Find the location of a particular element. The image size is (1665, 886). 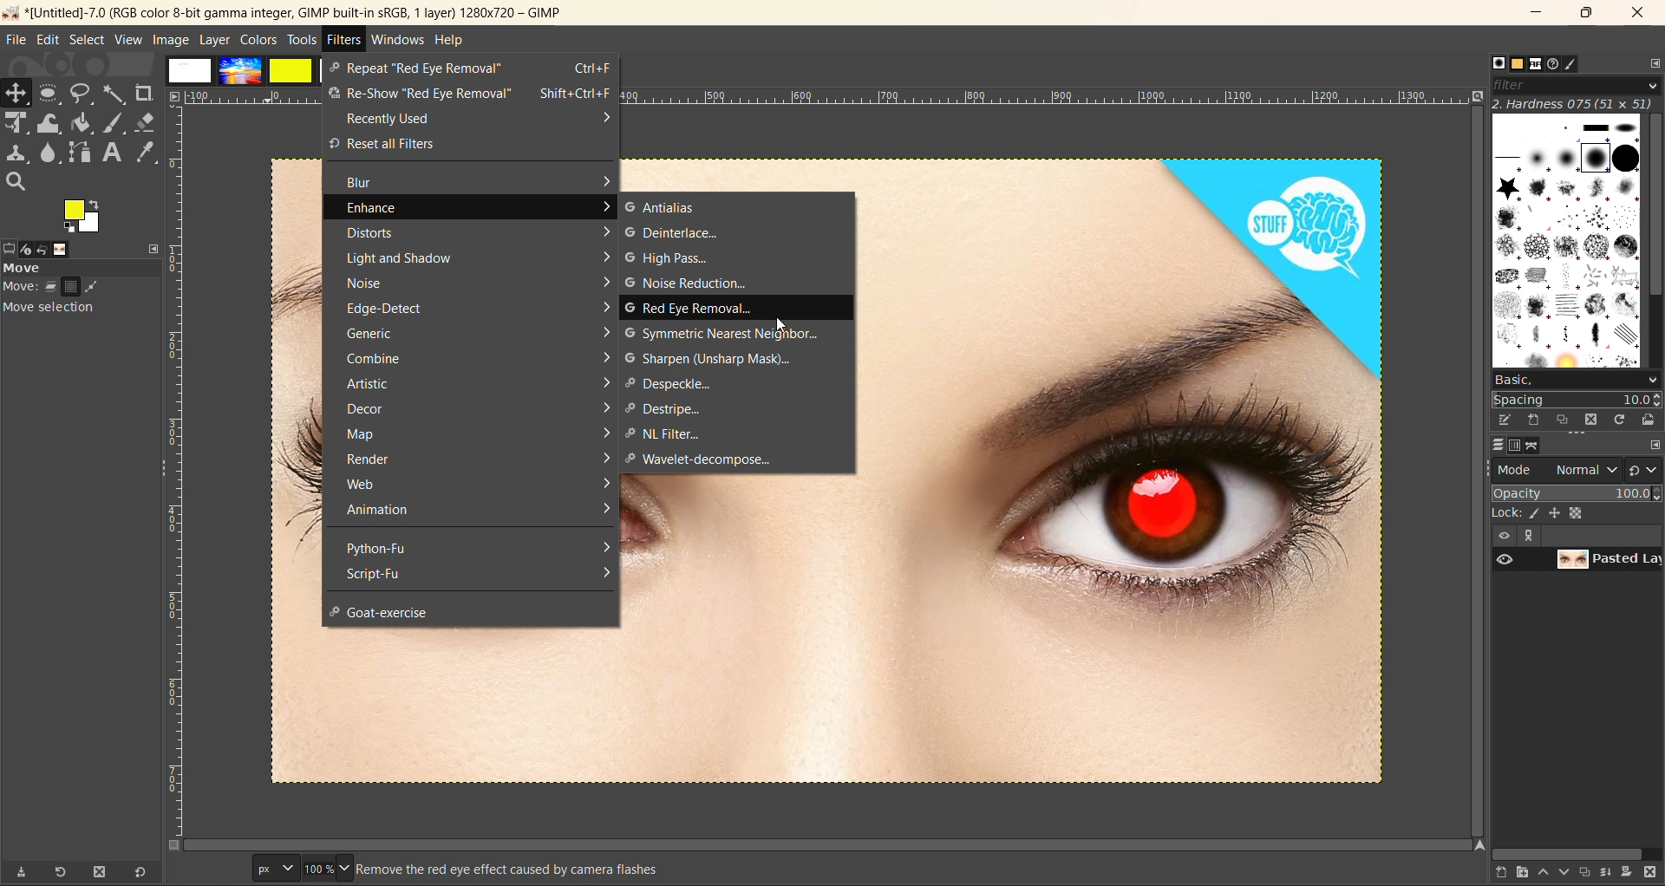

script fu is located at coordinates (474, 577).